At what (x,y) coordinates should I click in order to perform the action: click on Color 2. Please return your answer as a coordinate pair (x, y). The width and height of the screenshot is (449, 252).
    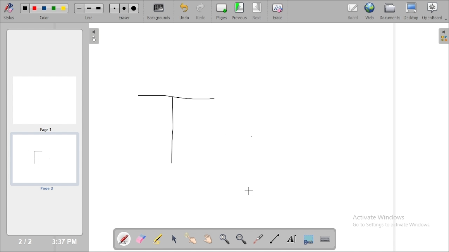
    Looking at the image, I should click on (35, 9).